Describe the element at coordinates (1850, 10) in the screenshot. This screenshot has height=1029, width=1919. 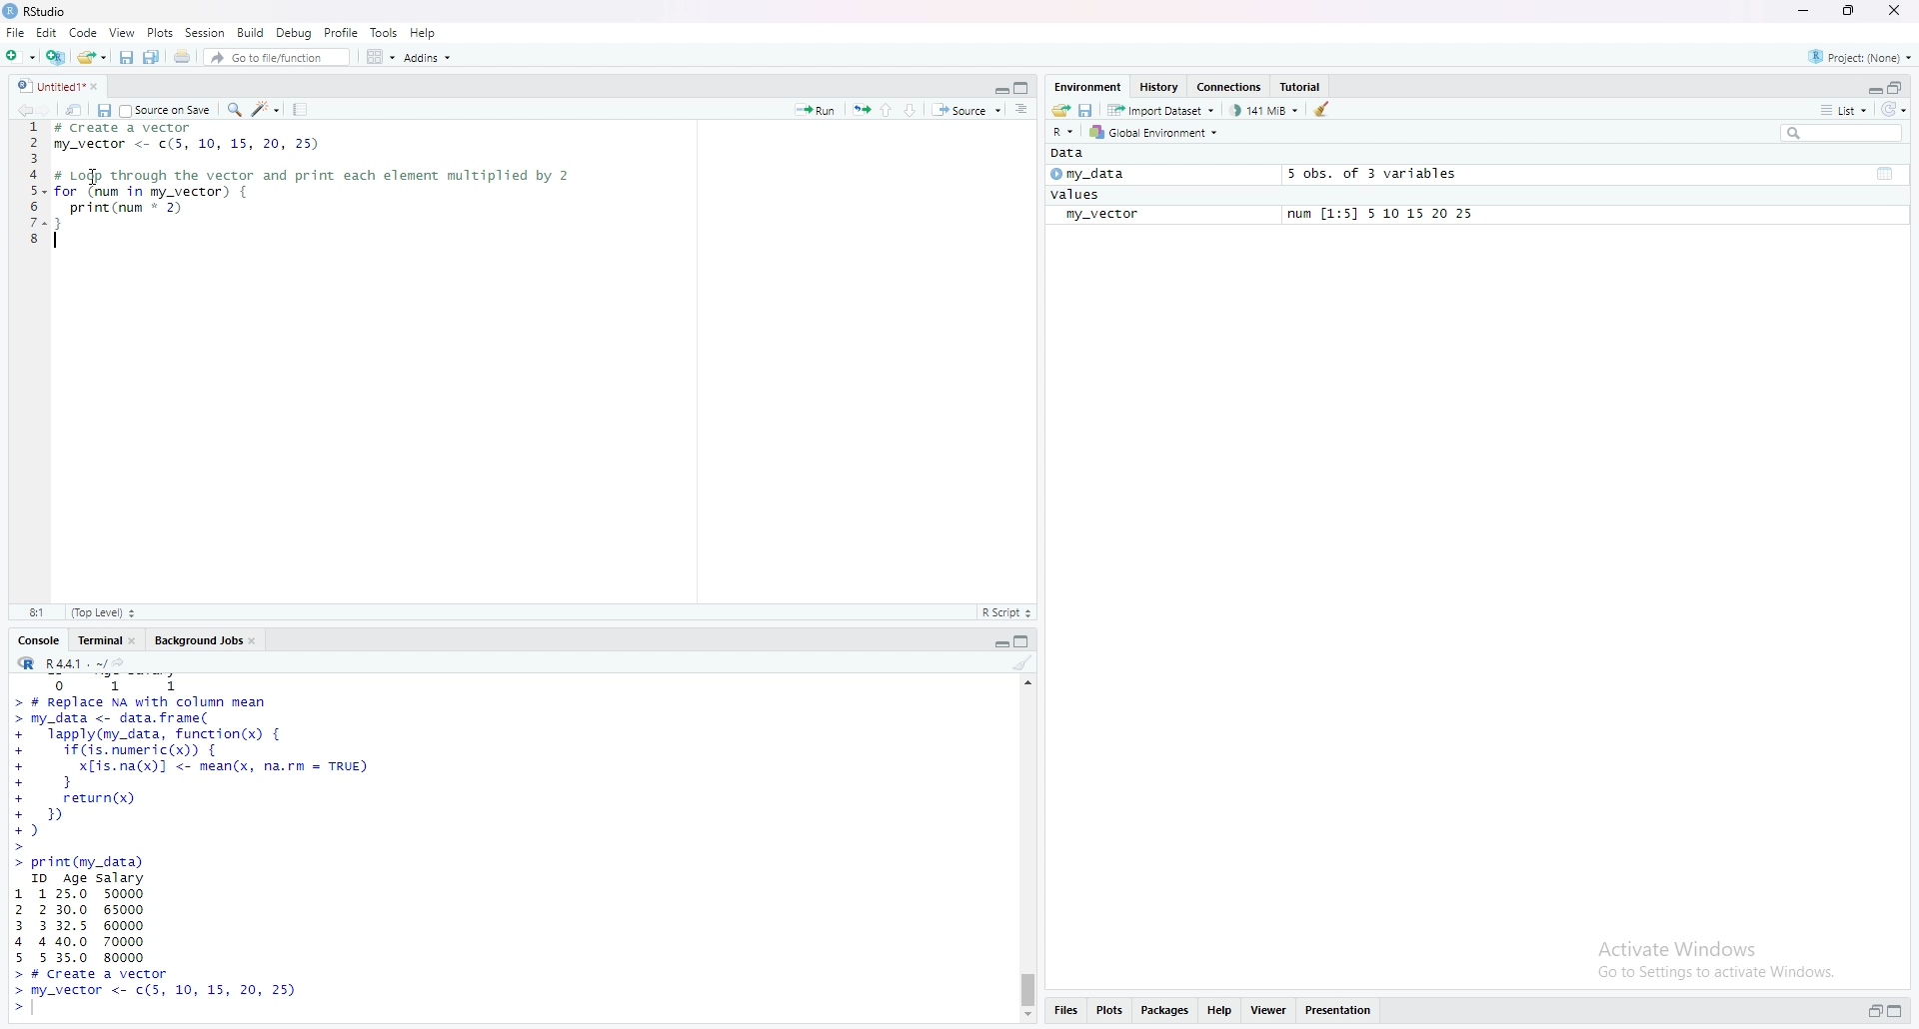
I see `maximize` at that location.